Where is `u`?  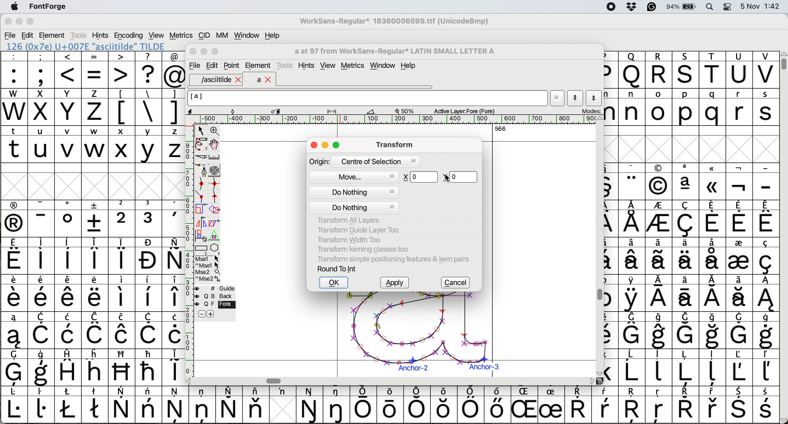
u is located at coordinates (42, 144).